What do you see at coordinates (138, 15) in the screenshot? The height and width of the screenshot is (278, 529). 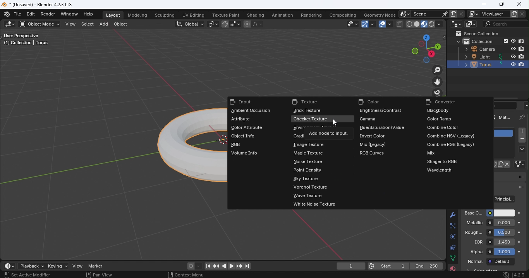 I see `Modeling` at bounding box center [138, 15].